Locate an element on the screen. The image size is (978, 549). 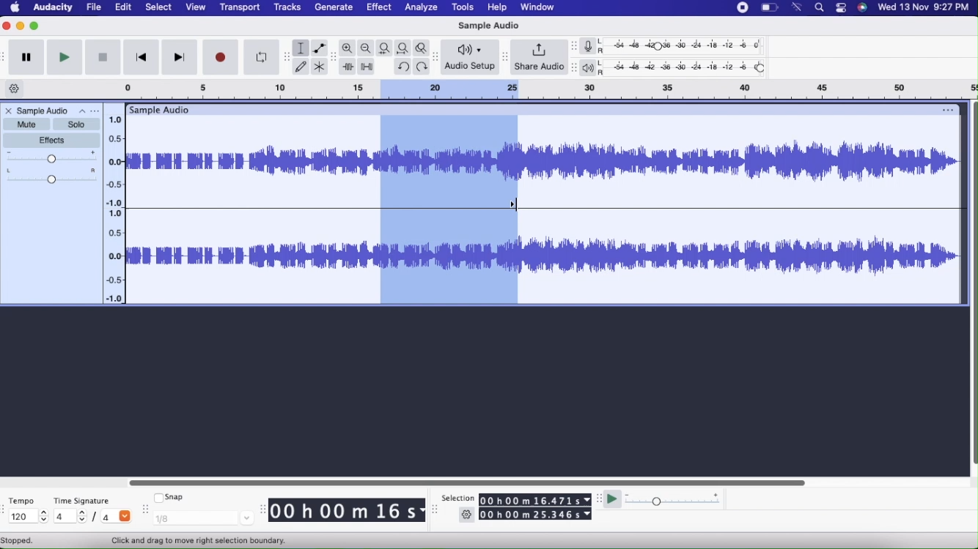
move toolbar is located at coordinates (507, 56).